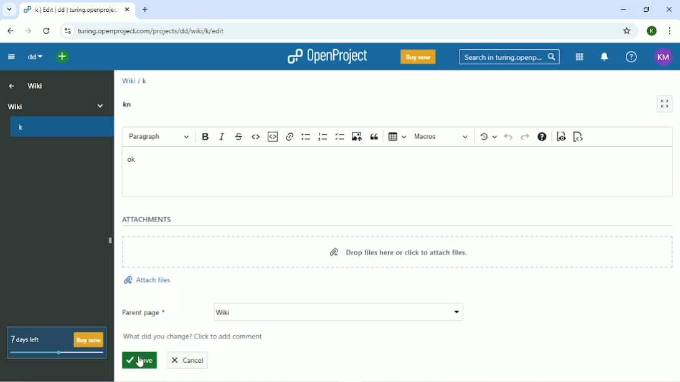 The image size is (680, 382). What do you see at coordinates (128, 79) in the screenshot?
I see `Wiki` at bounding box center [128, 79].